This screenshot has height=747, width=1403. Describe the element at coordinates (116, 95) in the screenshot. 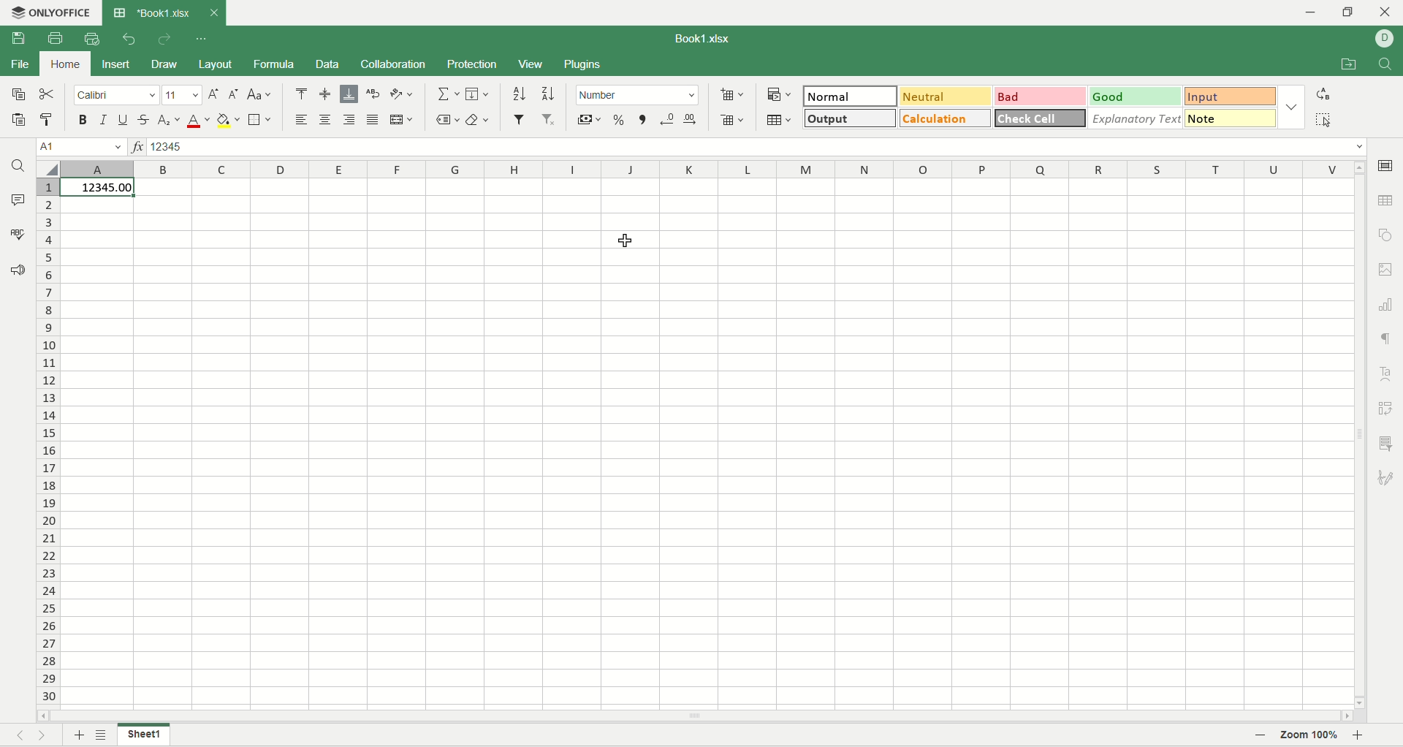

I see `calibri` at that location.